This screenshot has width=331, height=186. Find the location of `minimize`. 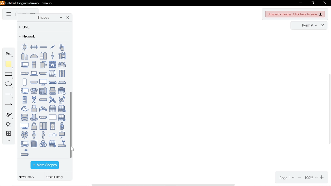

minimize is located at coordinates (300, 3).